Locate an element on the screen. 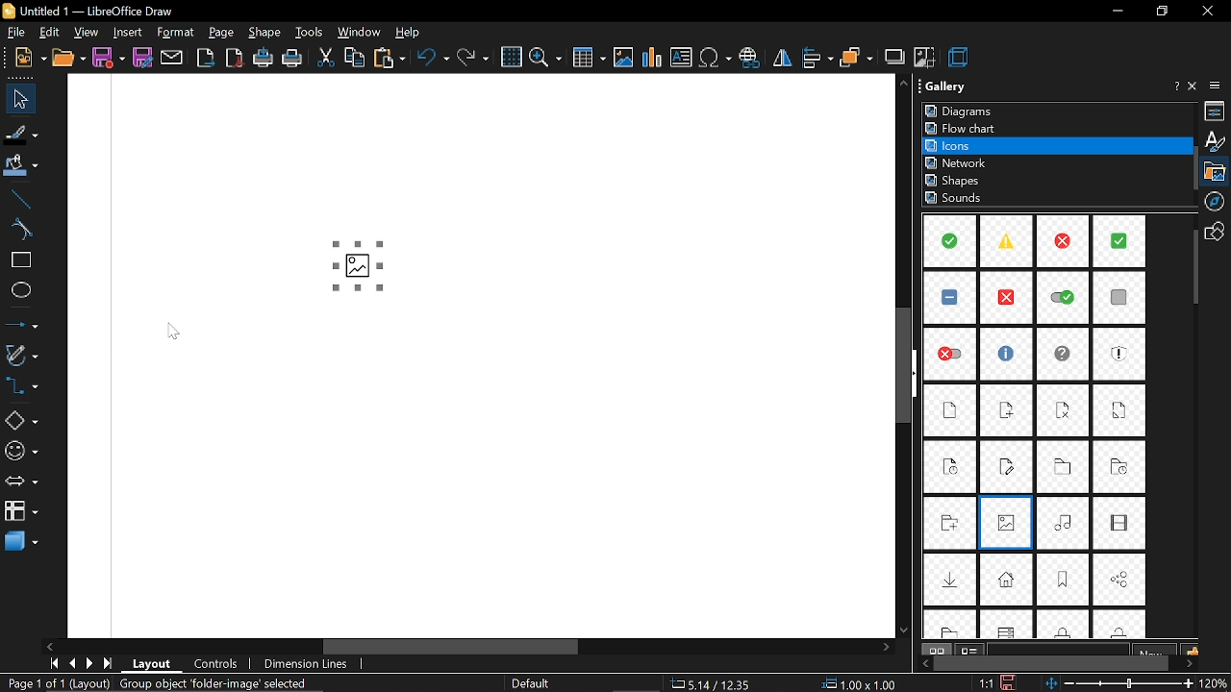  layout is located at coordinates (151, 665).